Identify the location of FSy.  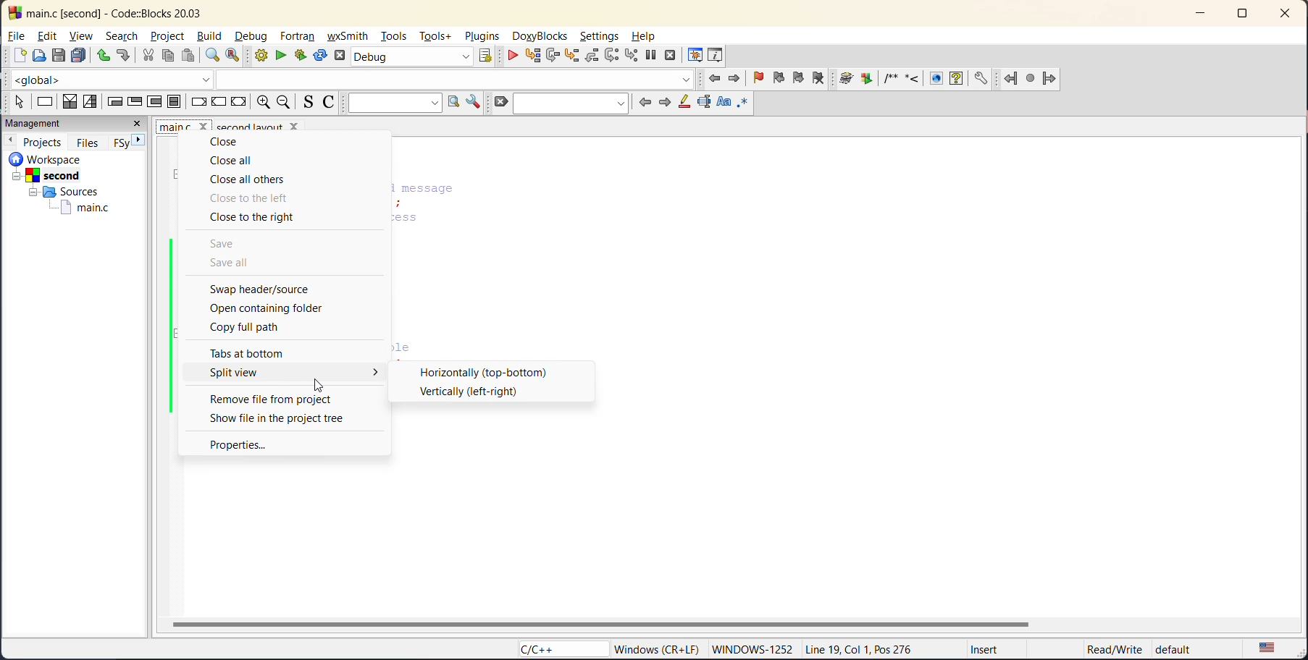
(119, 143).